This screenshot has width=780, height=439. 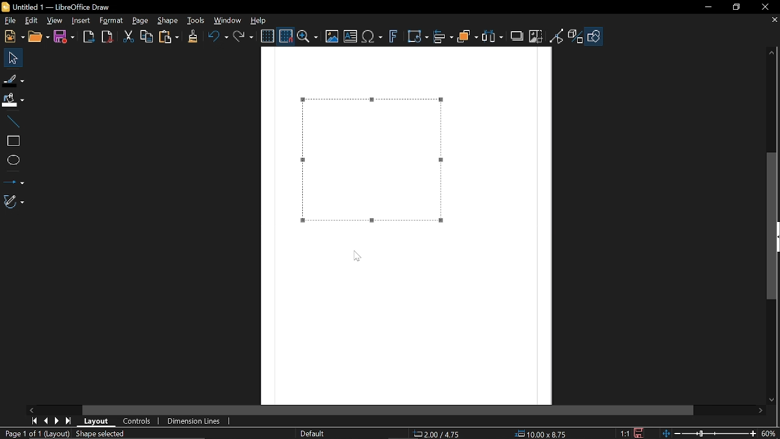 What do you see at coordinates (168, 21) in the screenshot?
I see `Shape` at bounding box center [168, 21].